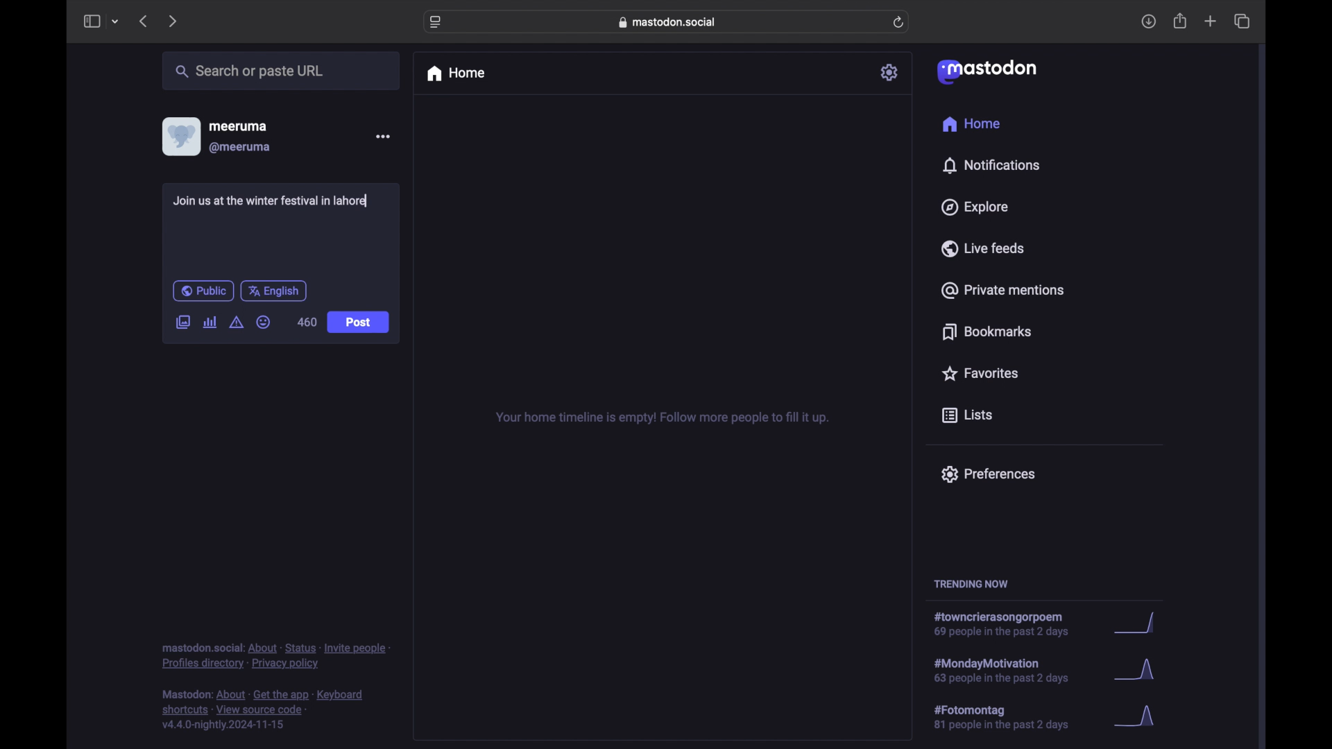 The image size is (1332, 749). I want to click on public, so click(203, 291).